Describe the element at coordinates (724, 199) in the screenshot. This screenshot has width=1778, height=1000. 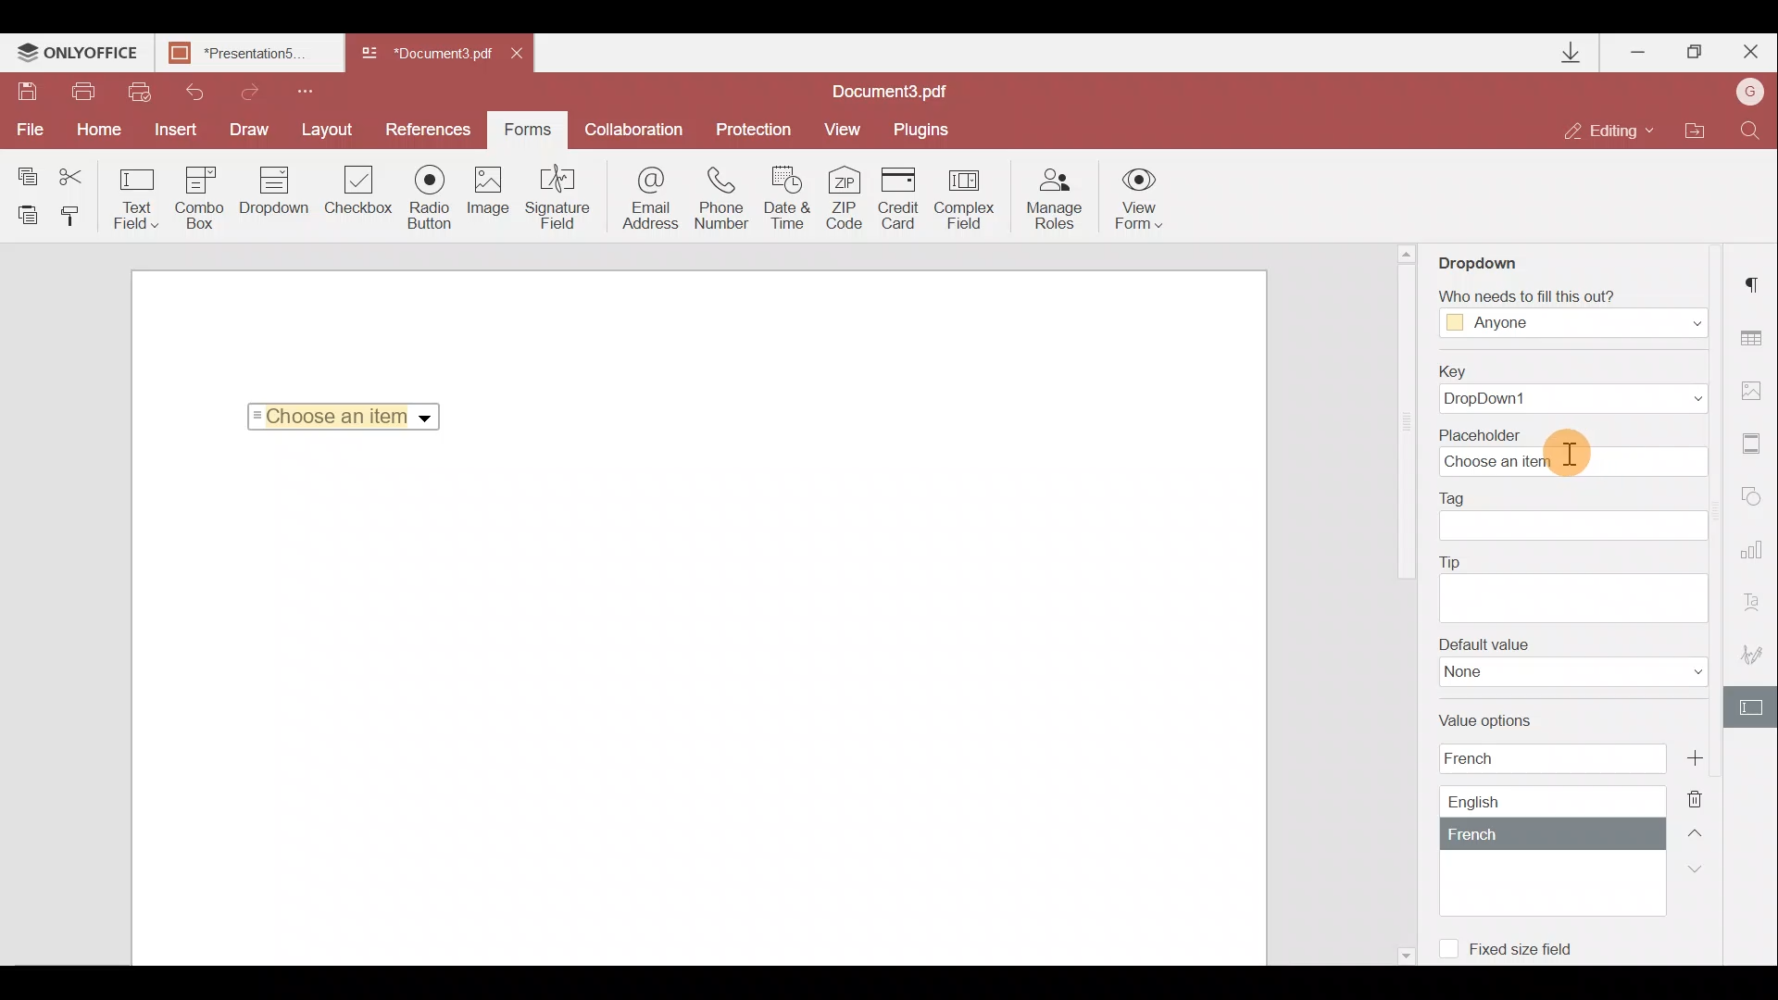
I see `Phone number` at that location.